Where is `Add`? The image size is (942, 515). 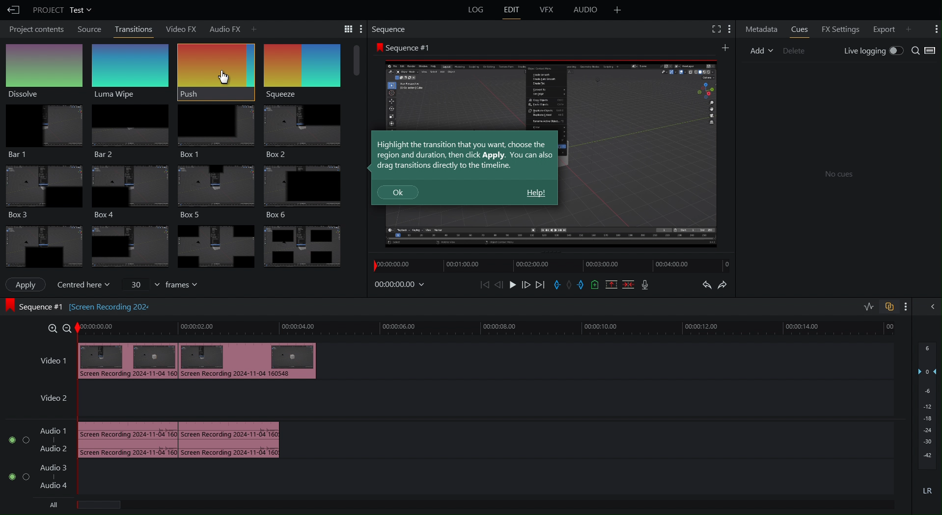
Add is located at coordinates (253, 28).